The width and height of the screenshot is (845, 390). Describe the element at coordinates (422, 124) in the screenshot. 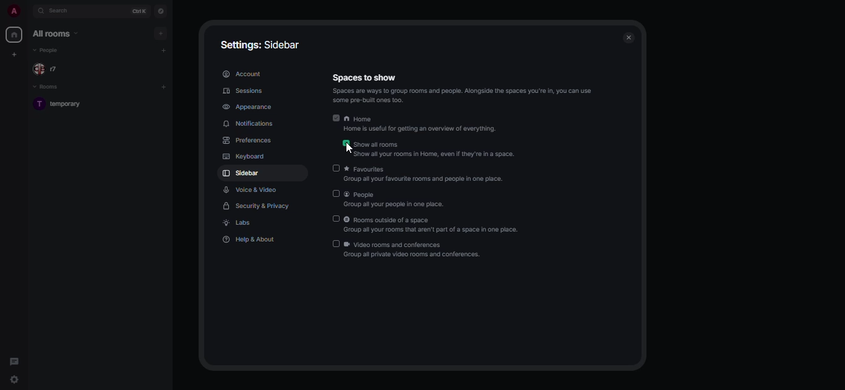

I see `home` at that location.